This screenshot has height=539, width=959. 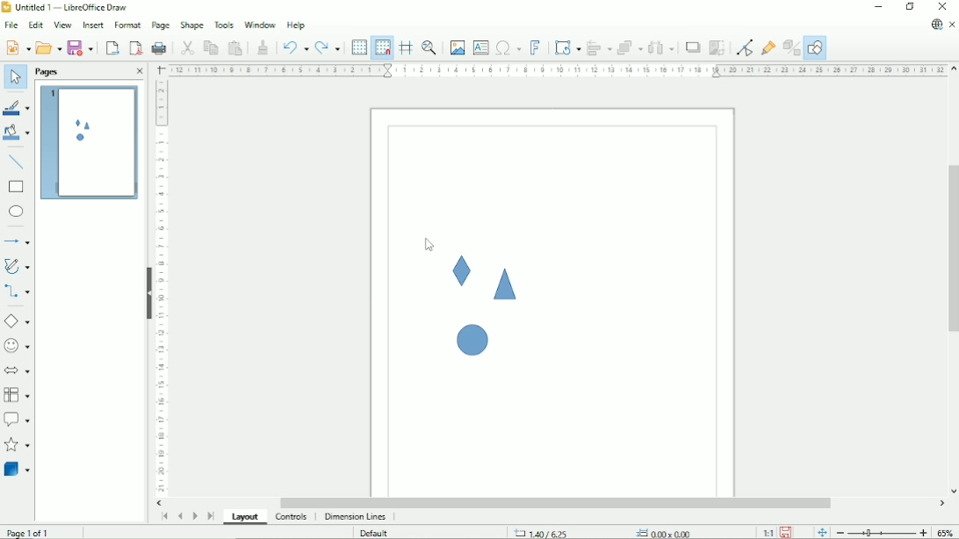 I want to click on Scaling factor, so click(x=767, y=533).